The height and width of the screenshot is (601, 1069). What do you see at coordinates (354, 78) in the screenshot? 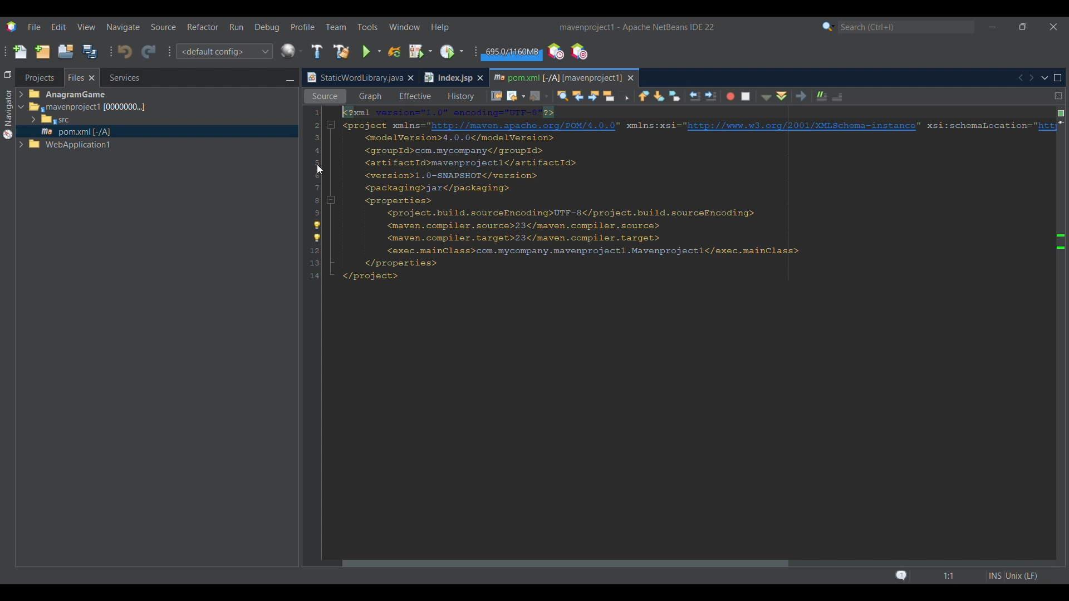
I see `Current tab highlighted` at bounding box center [354, 78].